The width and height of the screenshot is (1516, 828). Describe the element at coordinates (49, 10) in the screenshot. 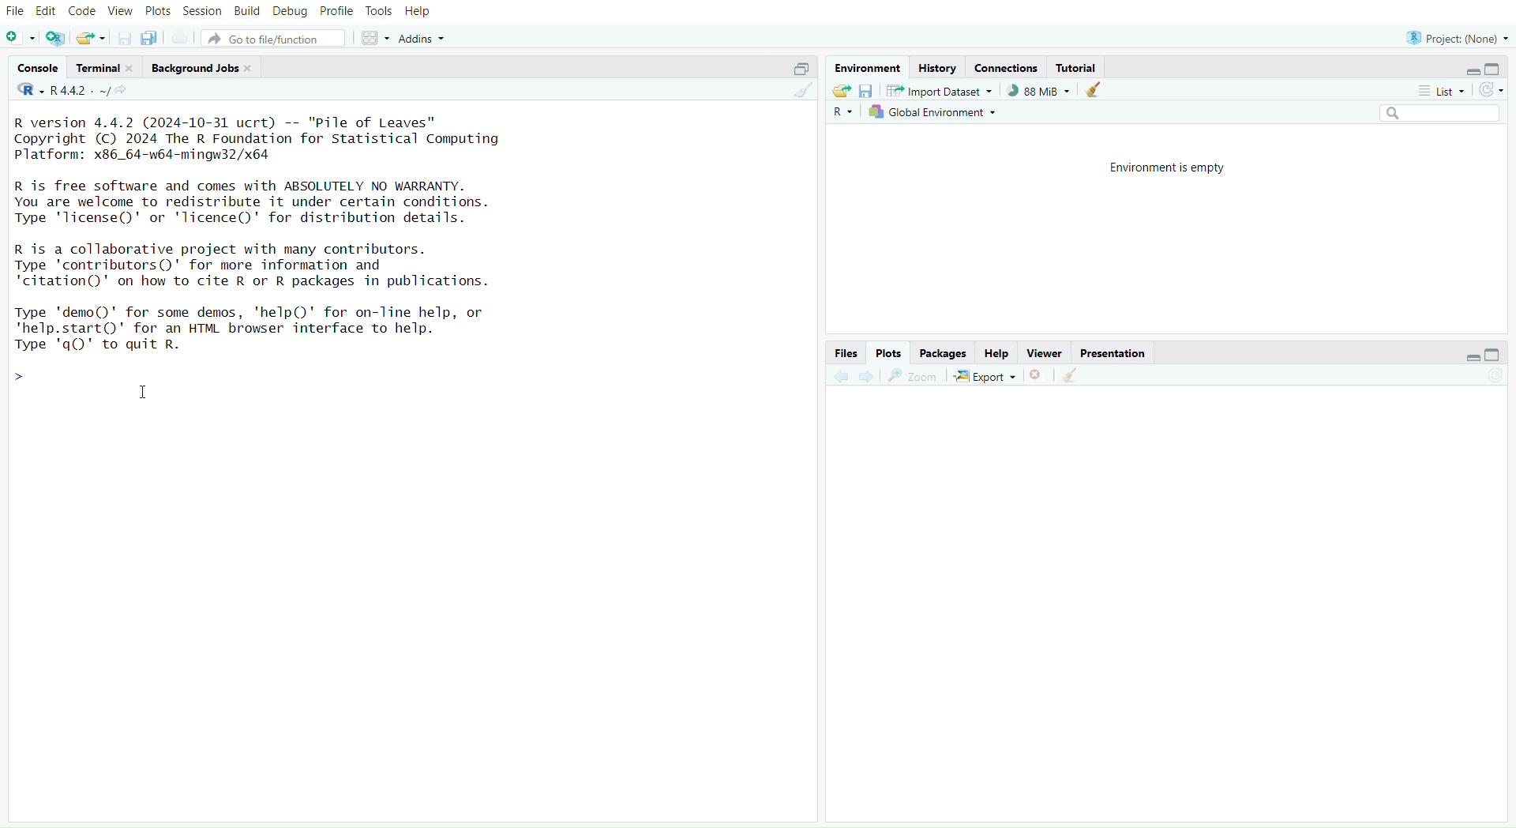

I see `edit` at that location.